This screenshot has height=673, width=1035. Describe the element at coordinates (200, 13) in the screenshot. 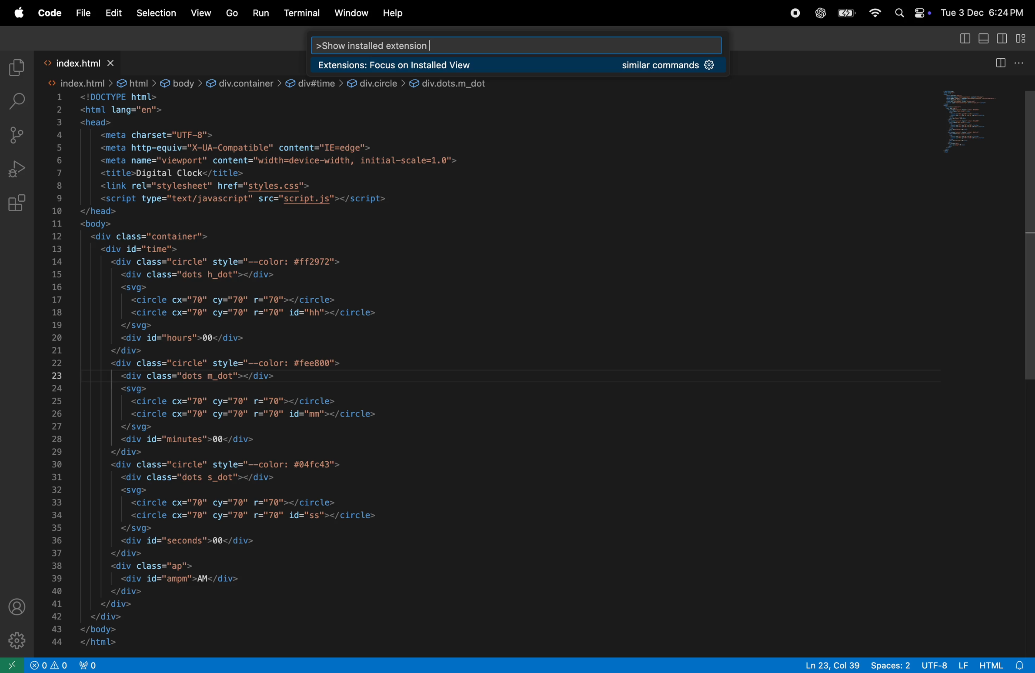

I see `View` at that location.